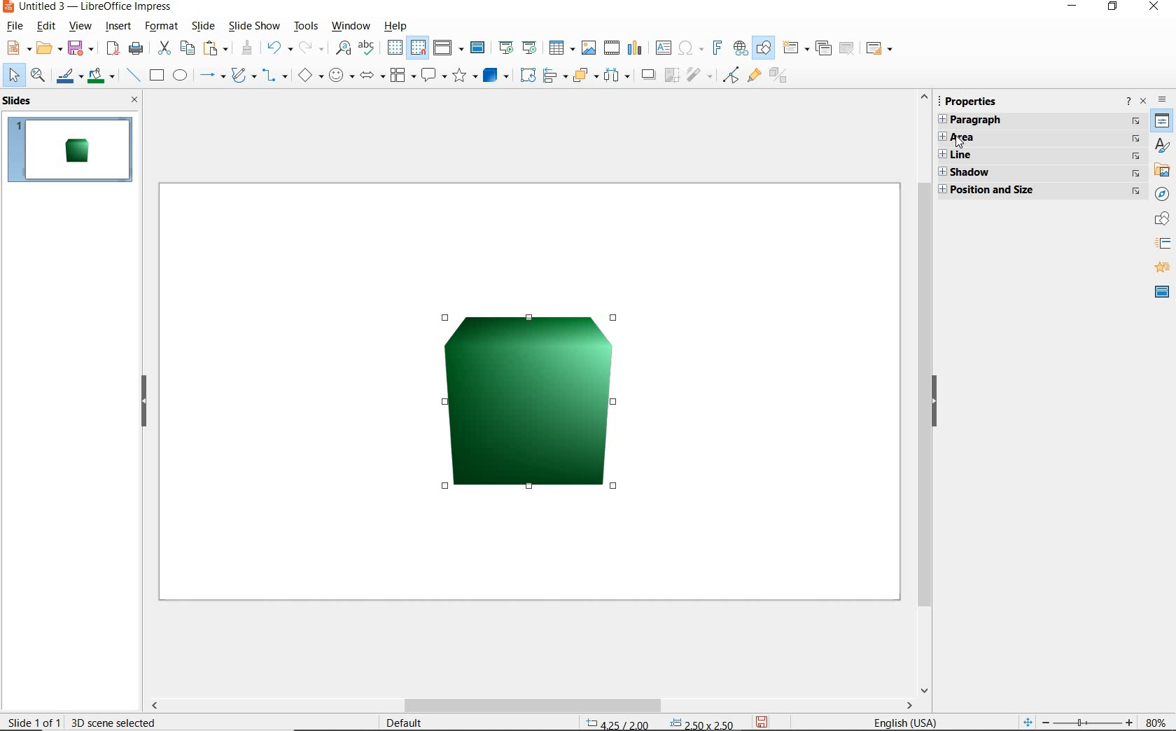 Image resolution: width=1176 pixels, height=731 pixels. I want to click on flowchart, so click(402, 75).